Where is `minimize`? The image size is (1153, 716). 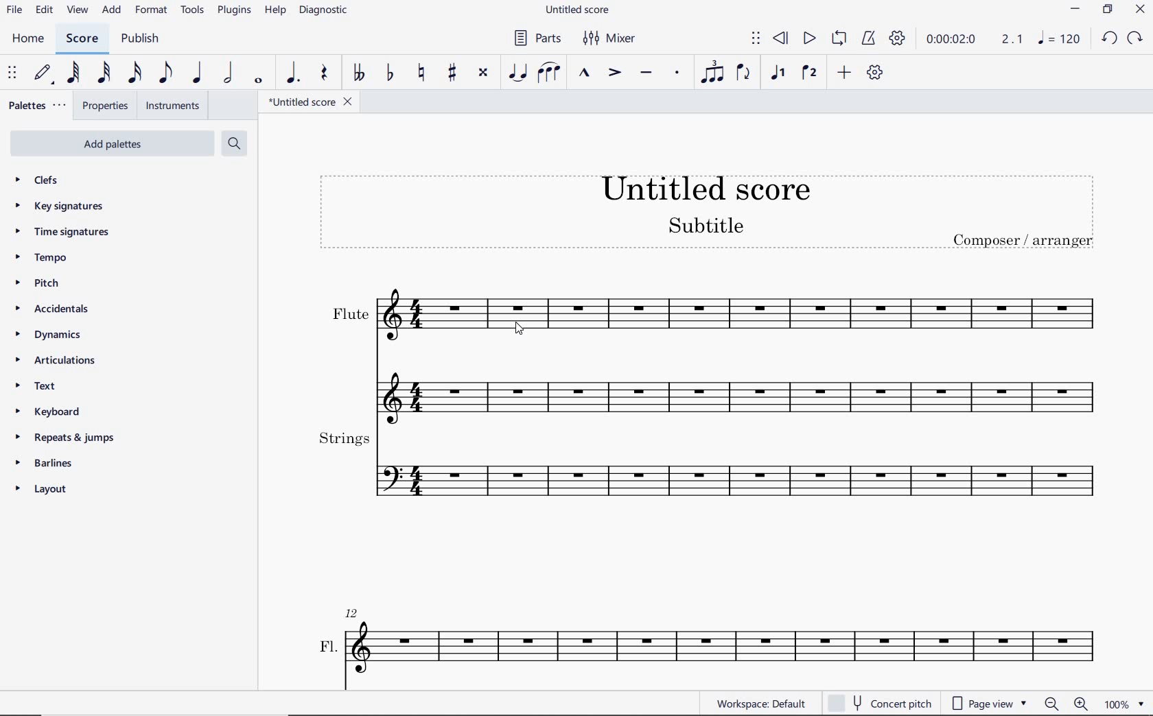 minimize is located at coordinates (1075, 11).